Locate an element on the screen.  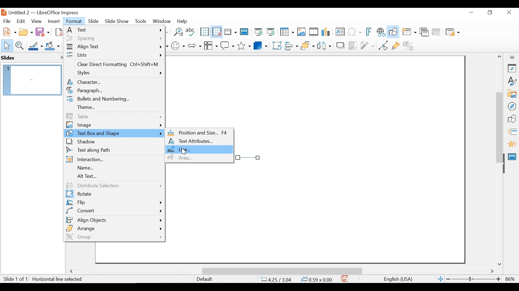
Select is located at coordinates (6, 45).